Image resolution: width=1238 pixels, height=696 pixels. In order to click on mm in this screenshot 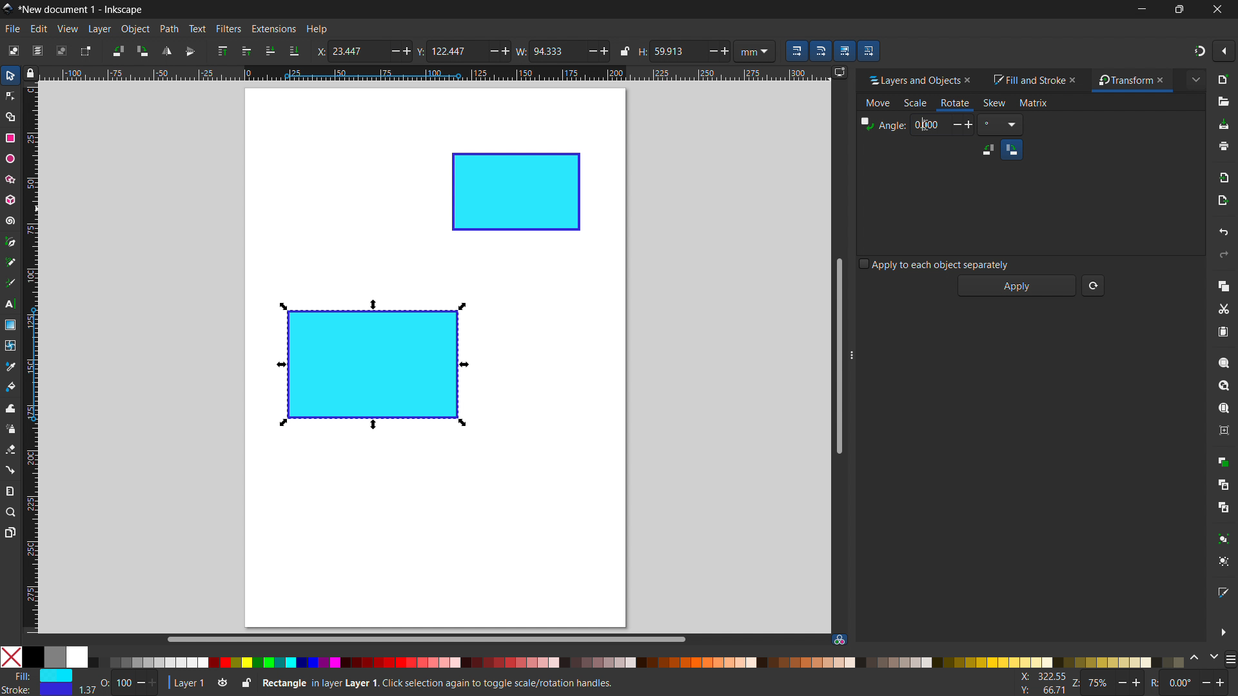, I will do `click(757, 50)`.